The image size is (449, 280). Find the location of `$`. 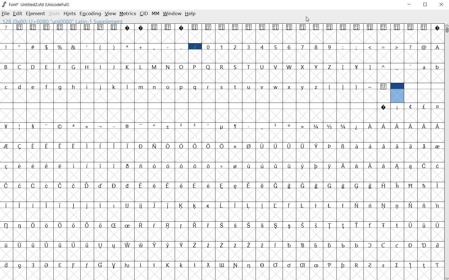

$ is located at coordinates (47, 47).